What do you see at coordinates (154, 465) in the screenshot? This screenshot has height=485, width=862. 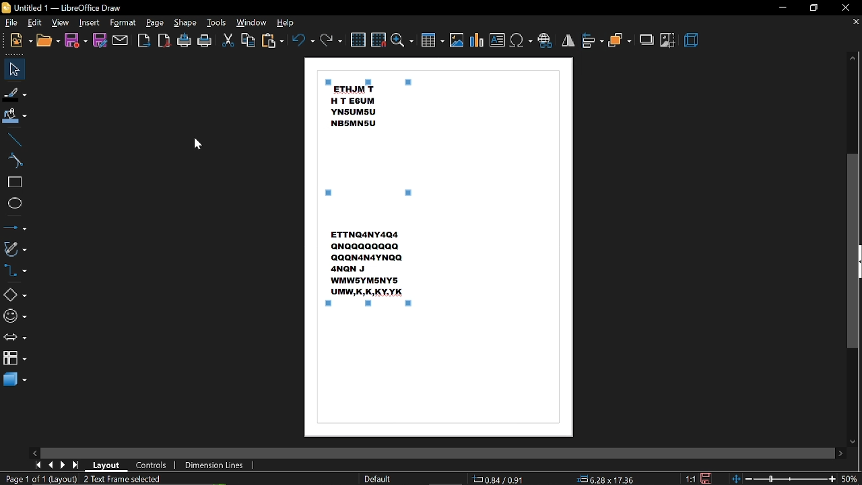 I see `controls` at bounding box center [154, 465].